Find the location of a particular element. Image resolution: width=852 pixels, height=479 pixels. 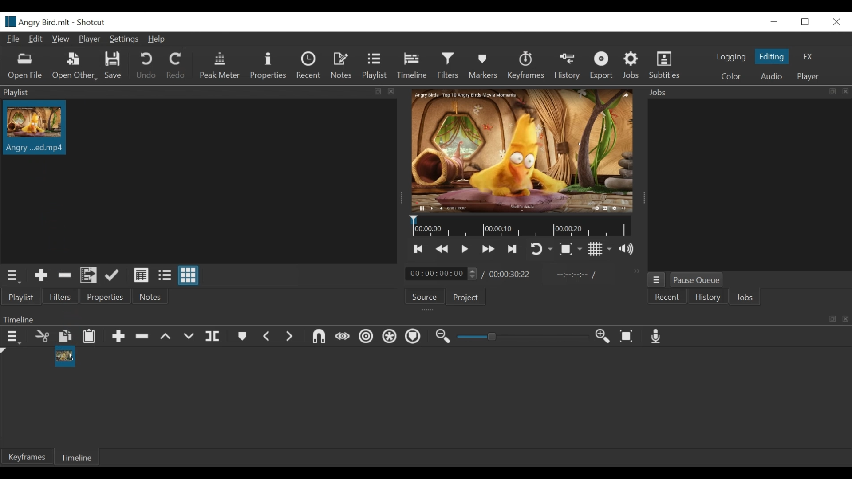

previous marker is located at coordinates (267, 336).